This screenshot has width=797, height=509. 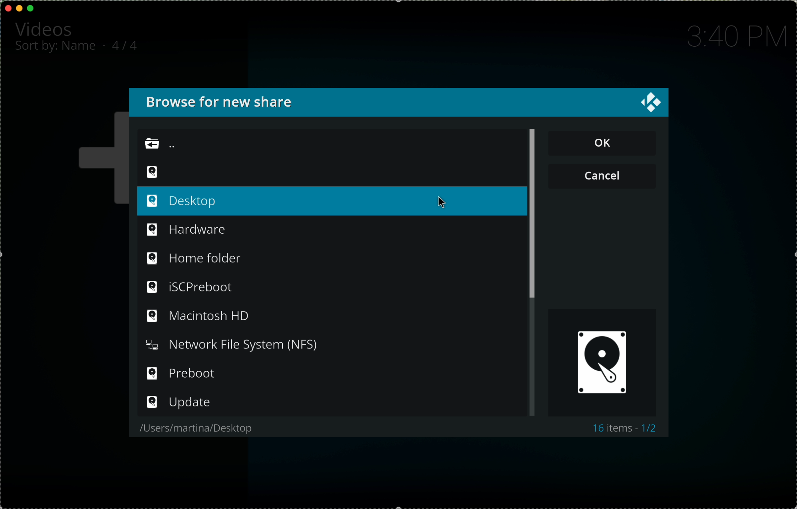 I want to click on video icon, so click(x=152, y=171).